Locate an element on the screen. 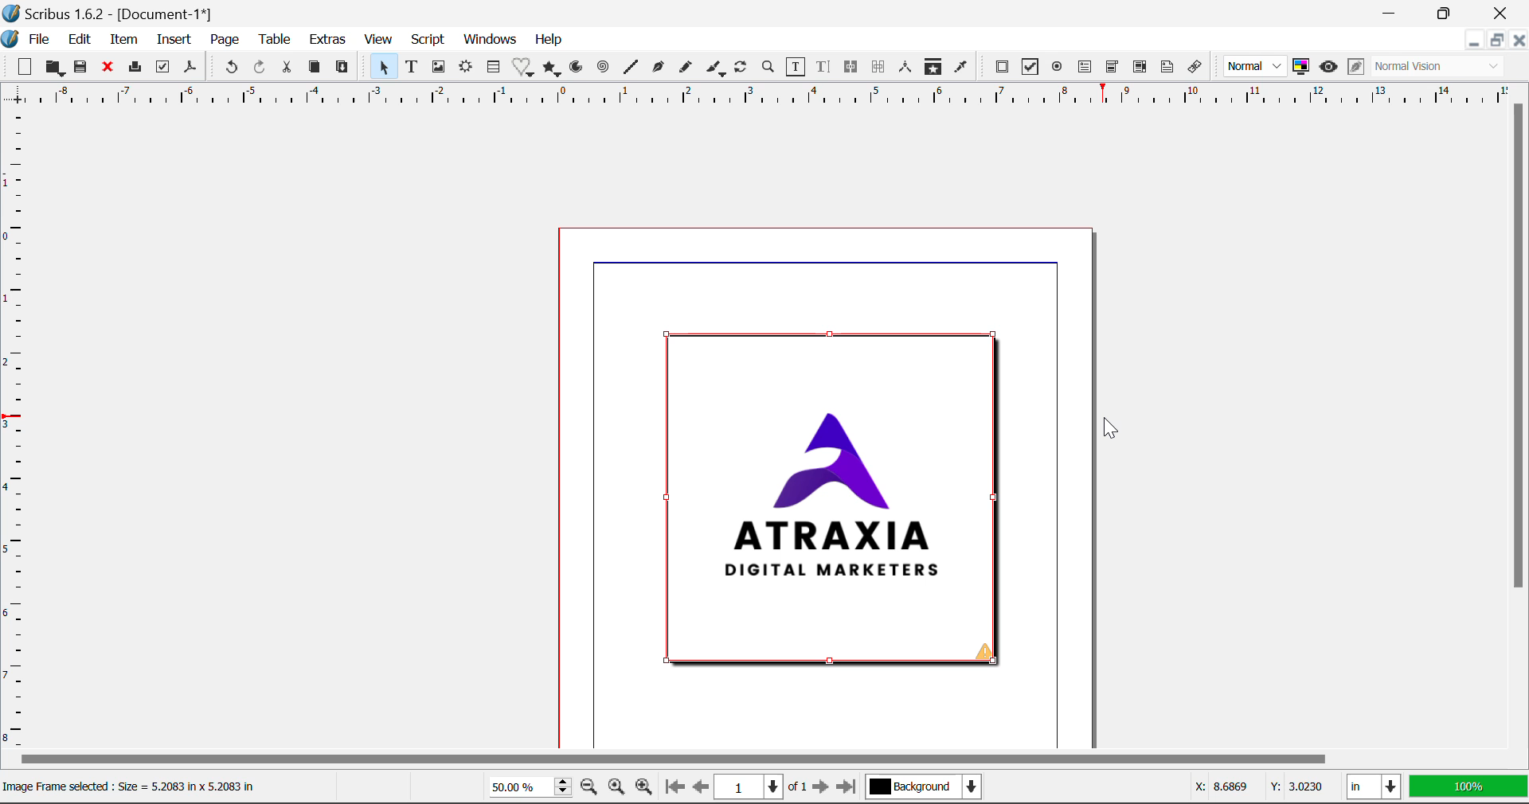 The height and width of the screenshot is (804, 1529). Eyedropper is located at coordinates (960, 68).